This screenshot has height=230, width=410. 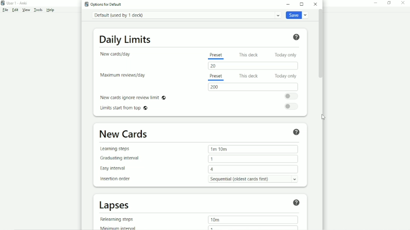 What do you see at coordinates (115, 206) in the screenshot?
I see `Lapses` at bounding box center [115, 206].